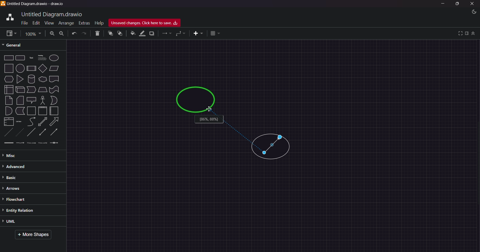 The image size is (480, 252). Describe the element at coordinates (23, 23) in the screenshot. I see `File` at that location.